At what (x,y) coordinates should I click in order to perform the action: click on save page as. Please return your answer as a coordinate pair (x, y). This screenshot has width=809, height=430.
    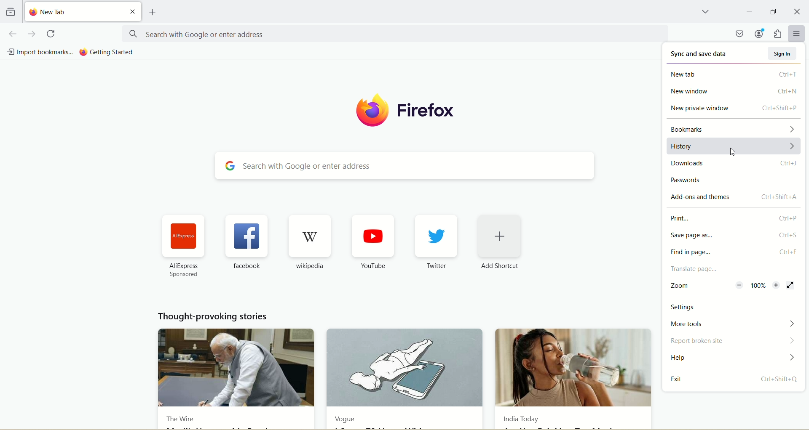
    Looking at the image, I should click on (733, 236).